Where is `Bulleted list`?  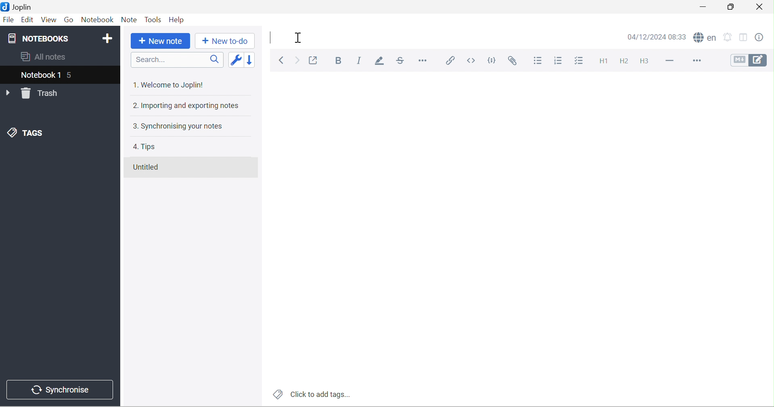
Bulleted list is located at coordinates (541, 62).